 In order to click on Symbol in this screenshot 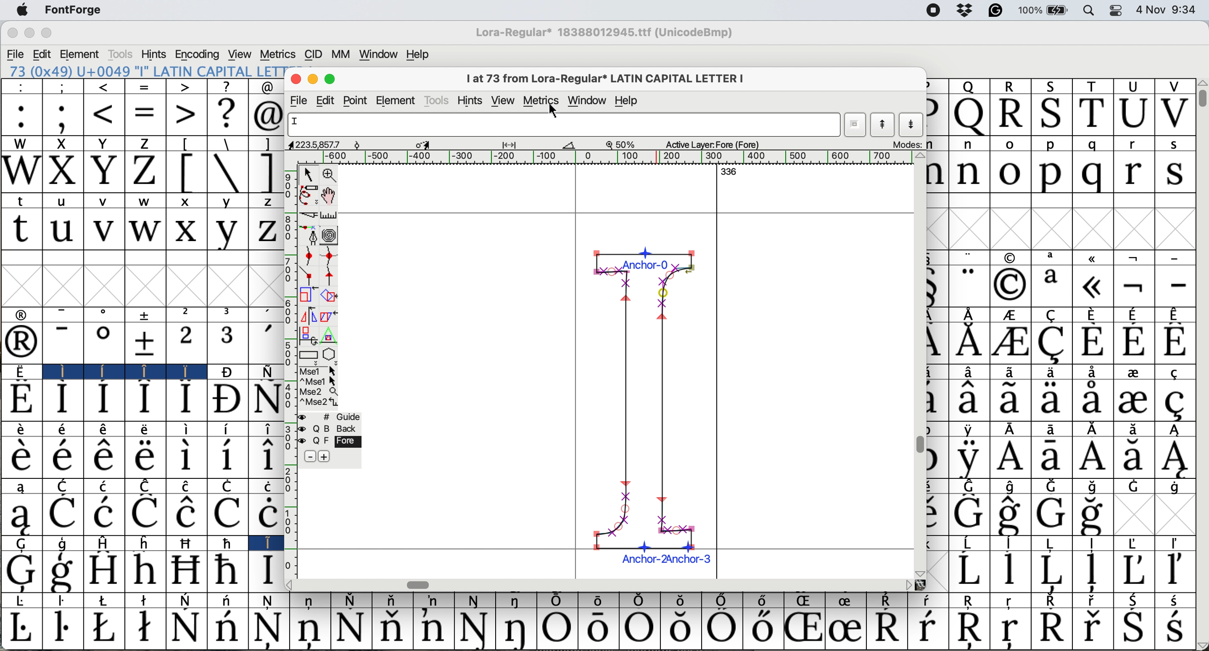, I will do `click(1053, 400)`.